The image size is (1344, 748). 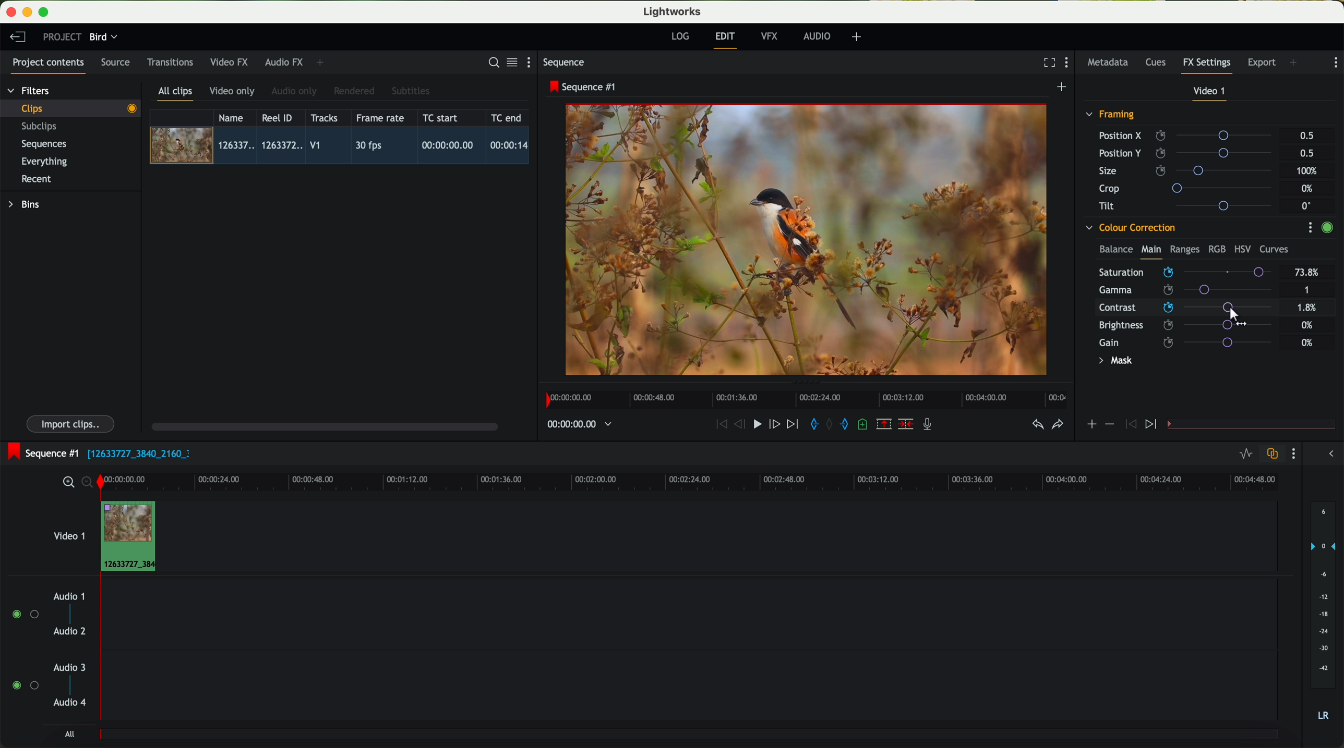 I want to click on close program, so click(x=11, y=12).